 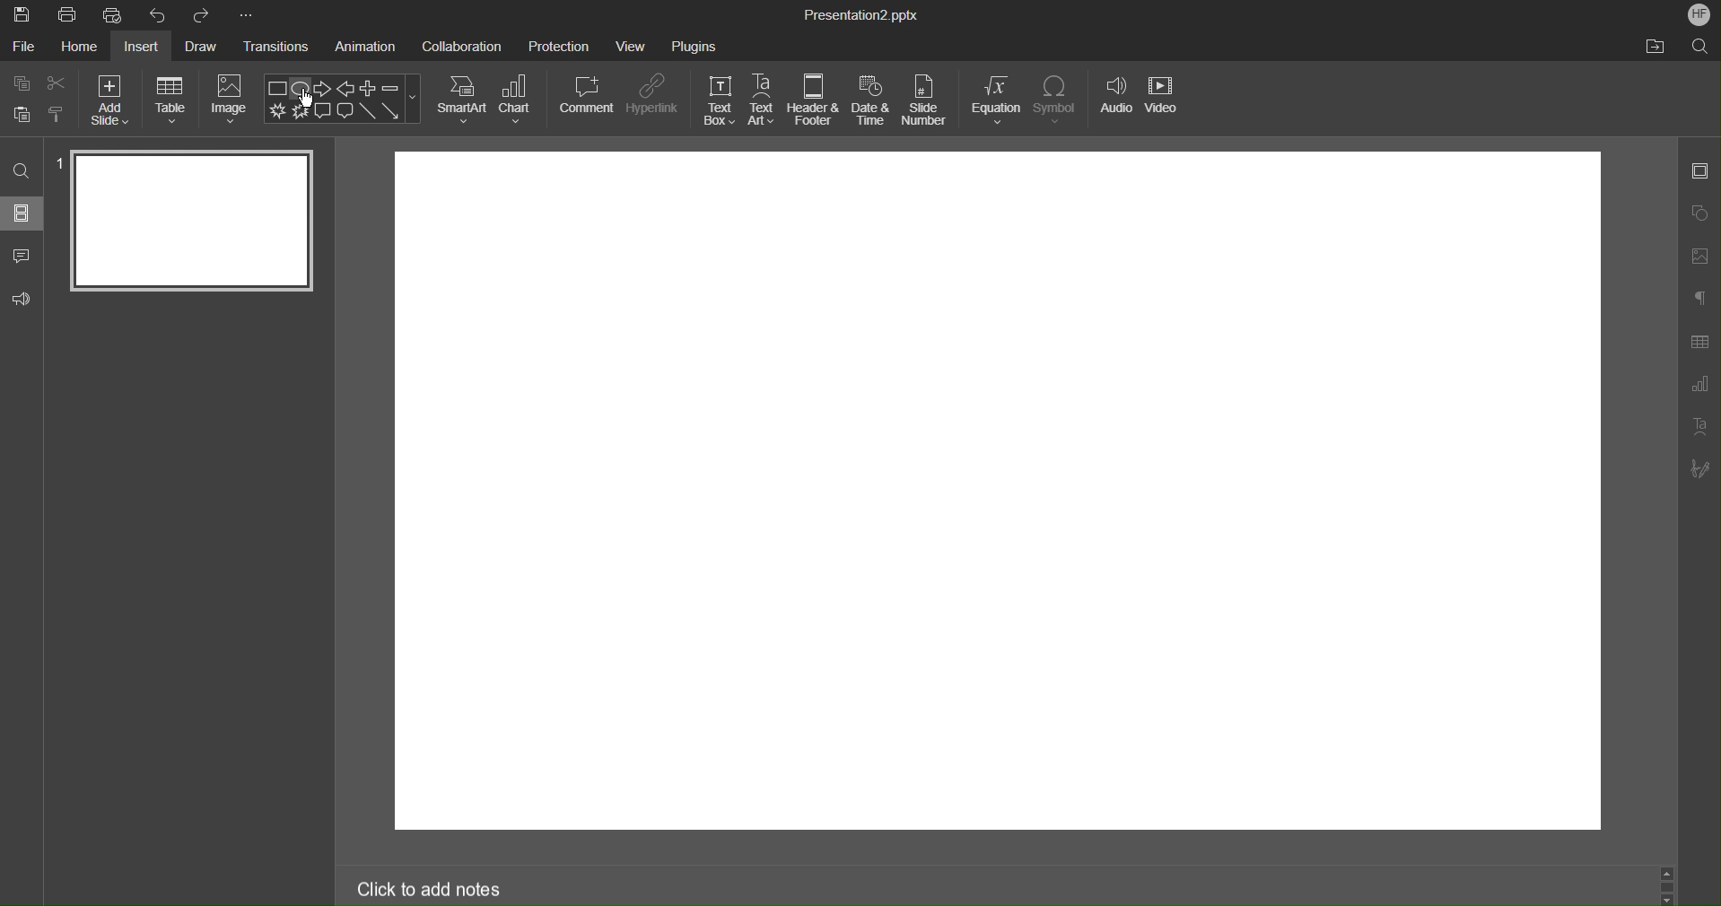 What do you see at coordinates (1701, 431) in the screenshot?
I see `Text Art` at bounding box center [1701, 431].